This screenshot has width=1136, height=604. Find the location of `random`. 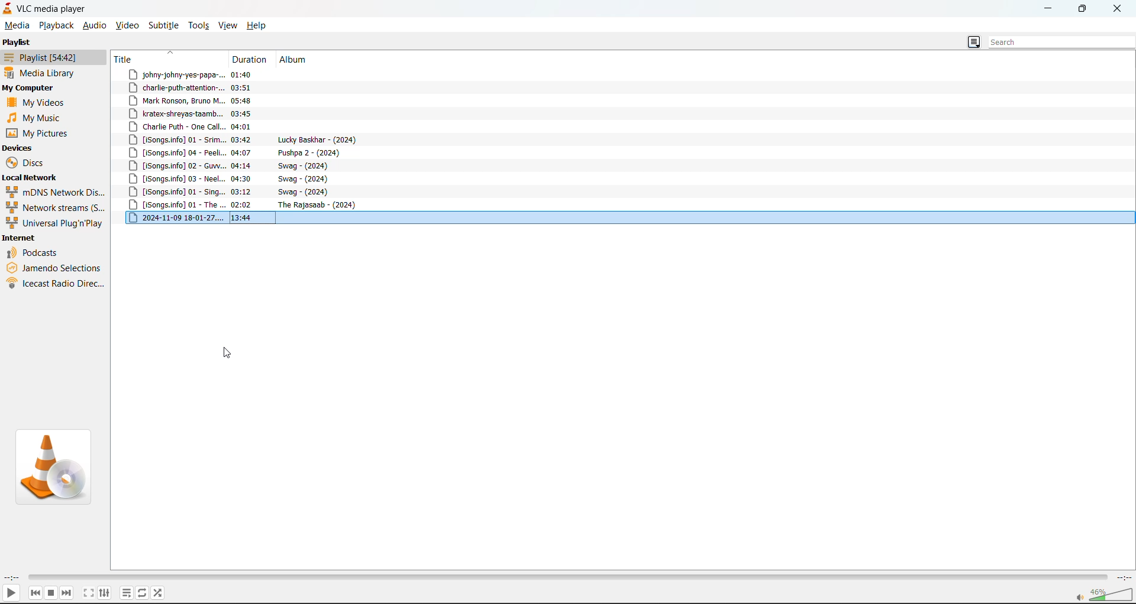

random is located at coordinates (158, 593).